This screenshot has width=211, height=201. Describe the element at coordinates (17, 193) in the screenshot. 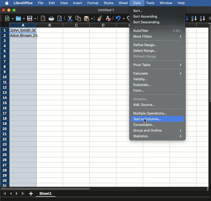

I see `Next sheet` at that location.